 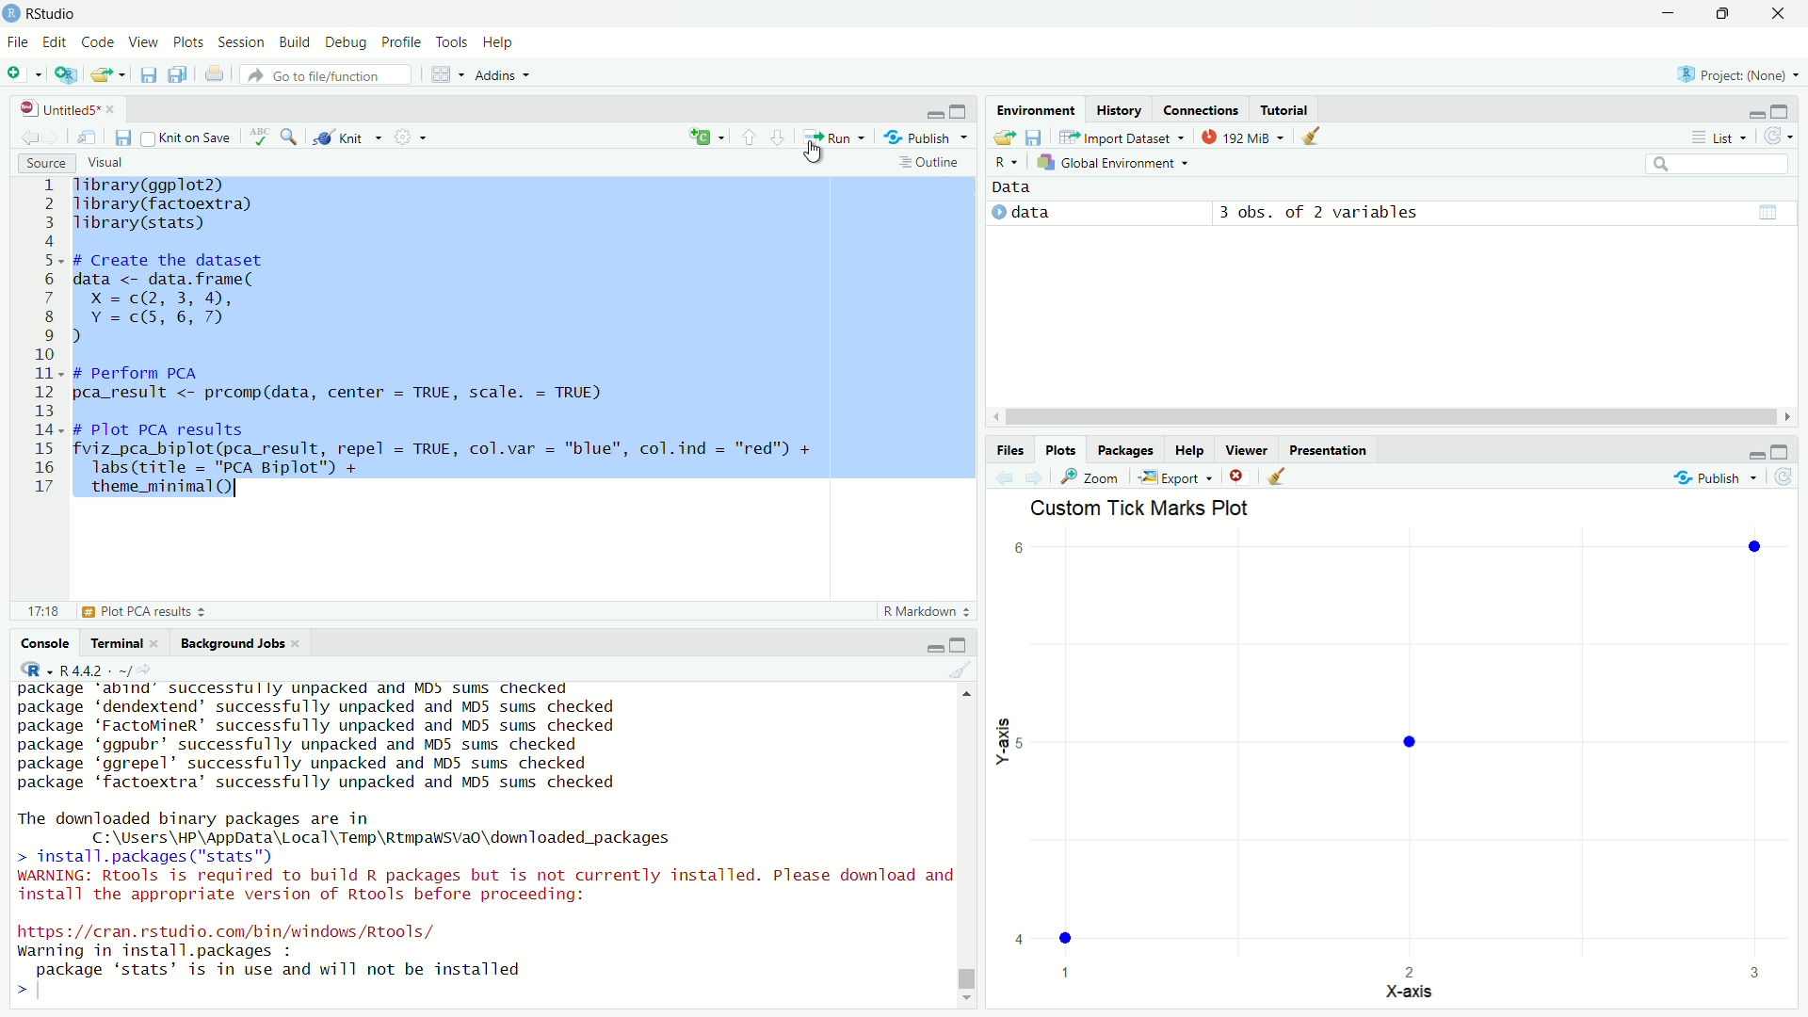 I want to click on console, so click(x=46, y=643).